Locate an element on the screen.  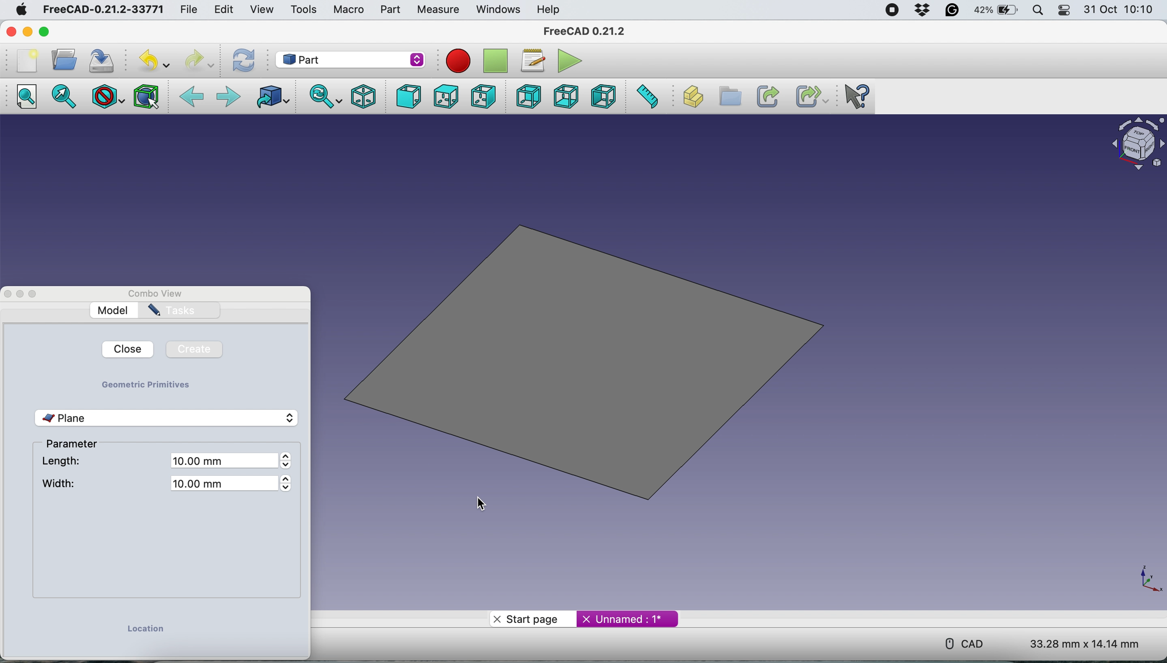
Tools is located at coordinates (305, 9).